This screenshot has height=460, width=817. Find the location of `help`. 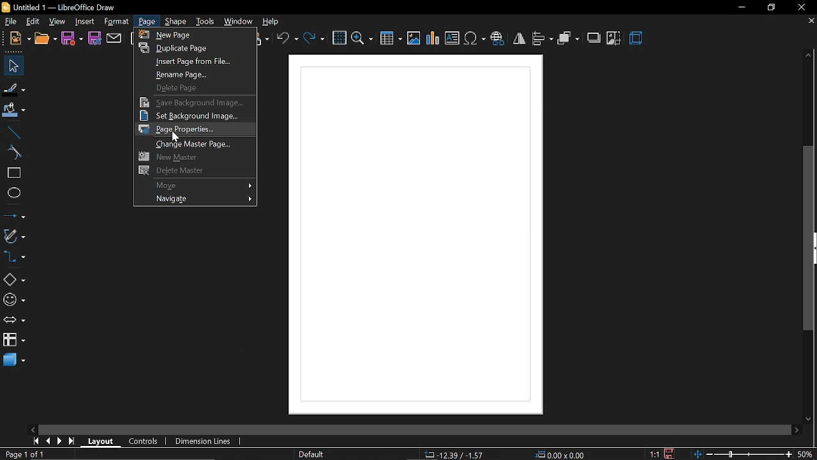

help is located at coordinates (273, 22).